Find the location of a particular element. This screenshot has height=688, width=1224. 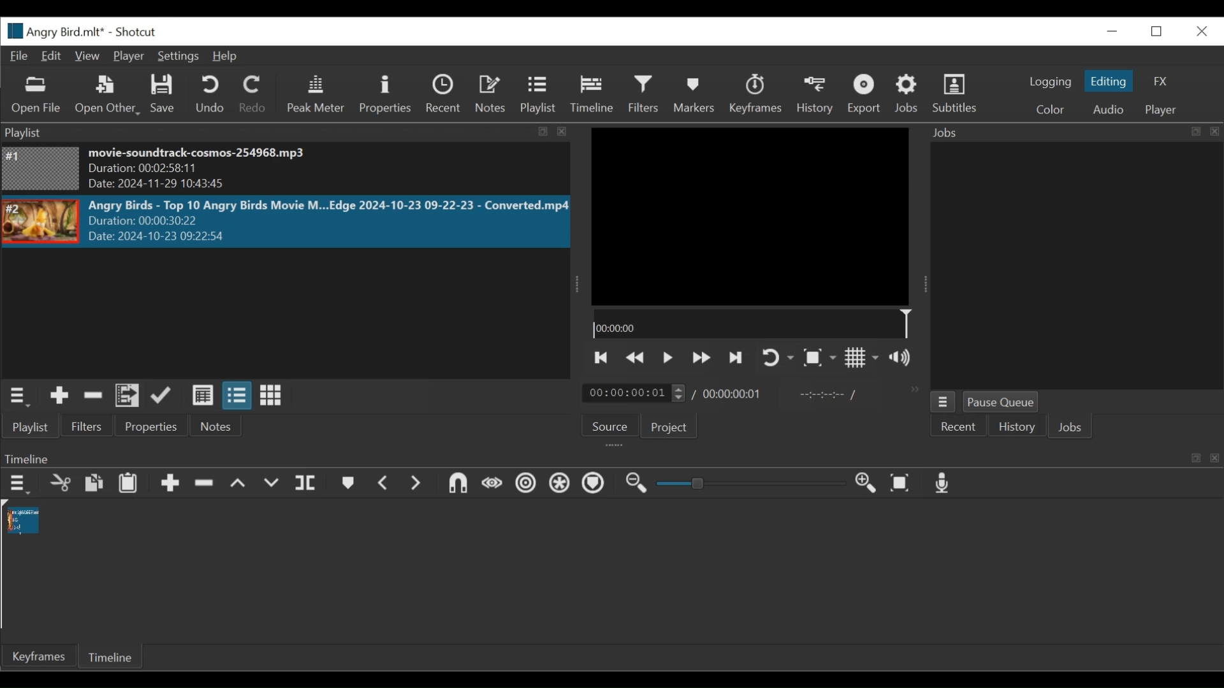

Zoom in  is located at coordinates (870, 484).